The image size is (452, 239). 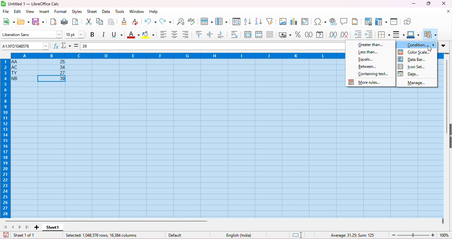 I want to click on containing text, so click(x=373, y=74).